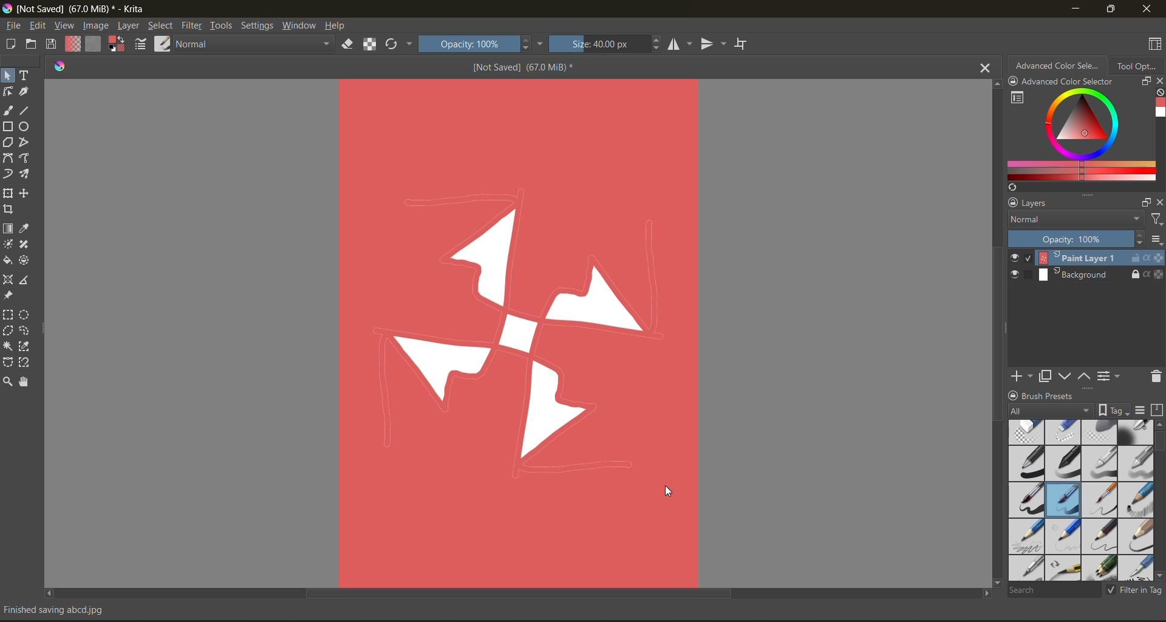 This screenshot has height=622, width=1166. What do you see at coordinates (27, 261) in the screenshot?
I see `tools` at bounding box center [27, 261].